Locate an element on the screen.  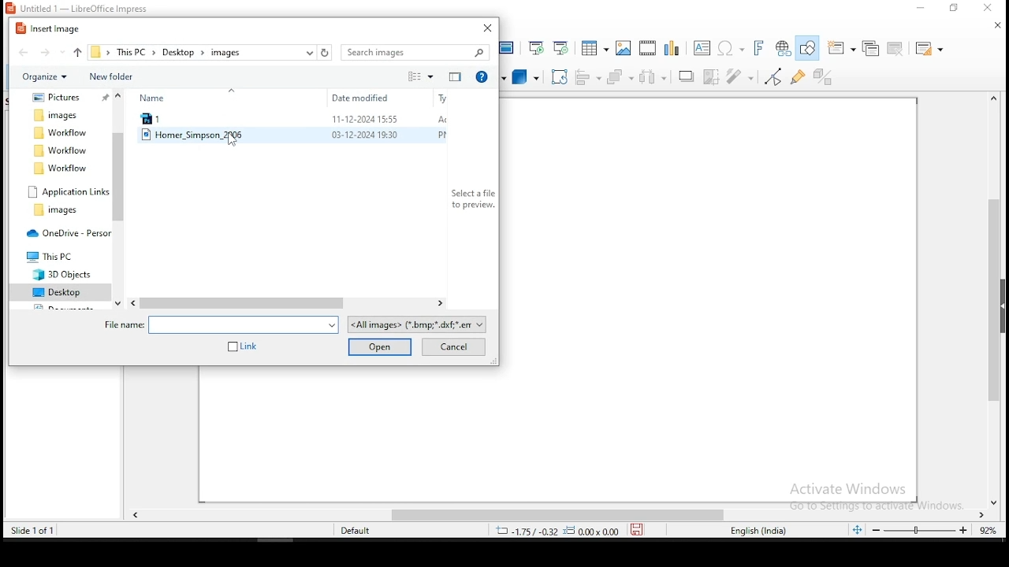
scoll left is located at coordinates (136, 516).